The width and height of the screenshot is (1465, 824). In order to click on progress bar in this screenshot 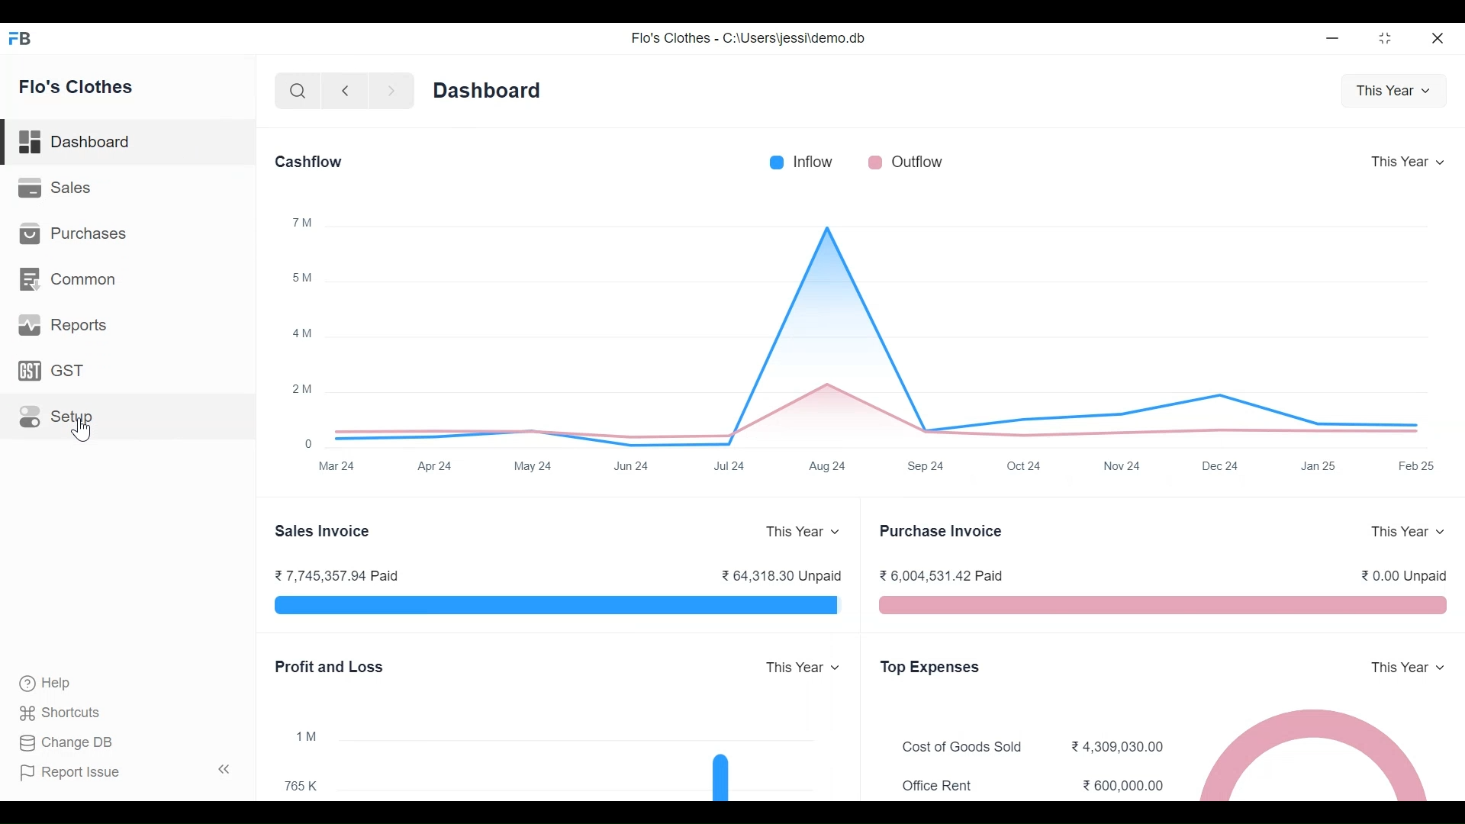, I will do `click(1164, 605)`.